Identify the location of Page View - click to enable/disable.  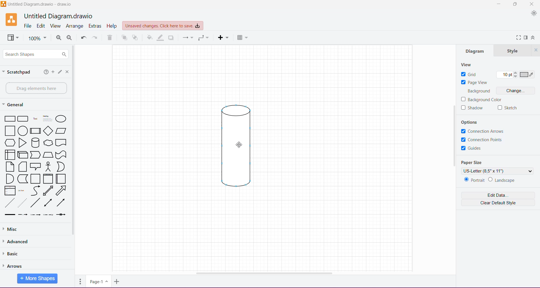
(474, 83).